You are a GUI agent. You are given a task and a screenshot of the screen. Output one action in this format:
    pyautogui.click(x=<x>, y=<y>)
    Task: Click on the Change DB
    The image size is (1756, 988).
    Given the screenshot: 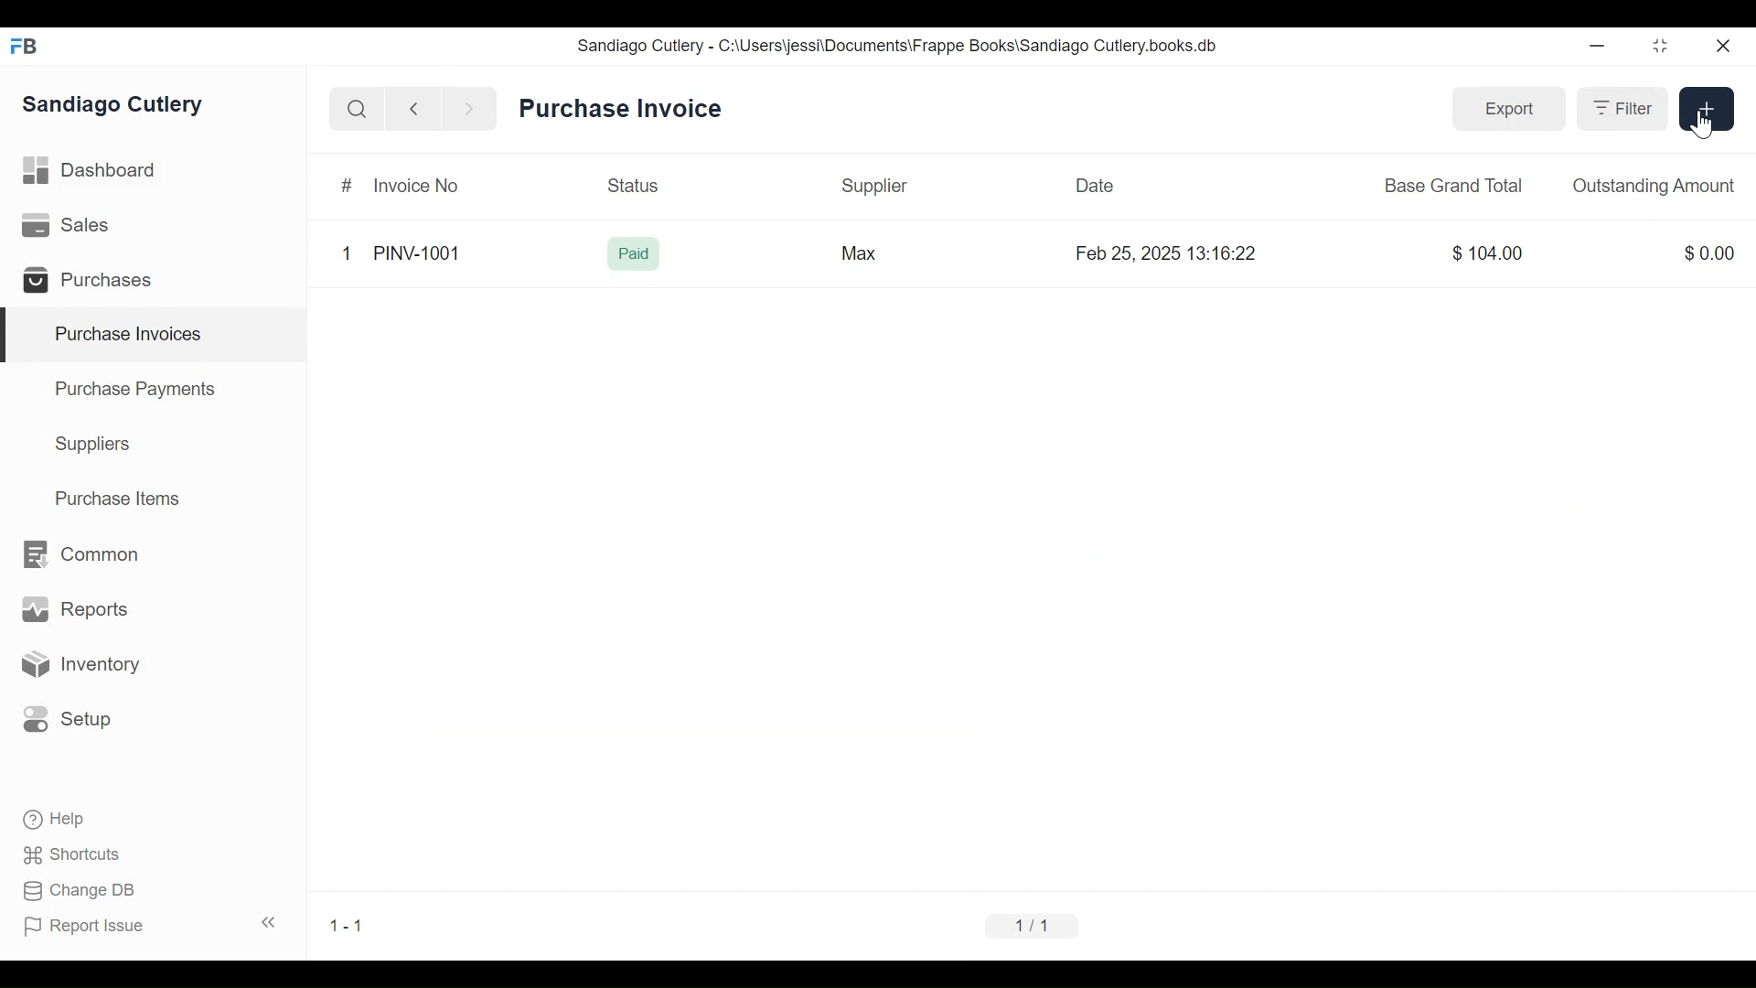 What is the action you would take?
    pyautogui.click(x=82, y=891)
    